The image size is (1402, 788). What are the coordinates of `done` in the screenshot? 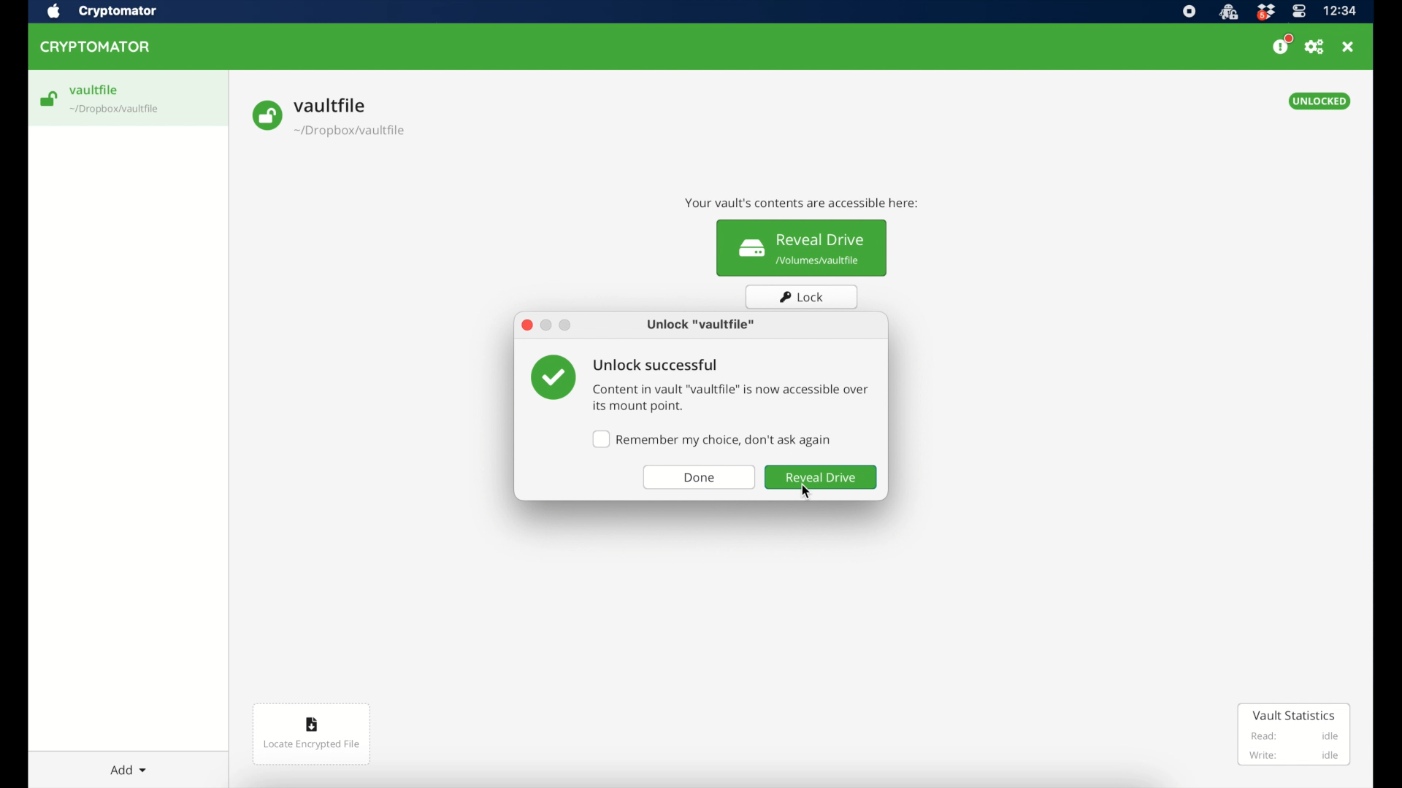 It's located at (700, 479).